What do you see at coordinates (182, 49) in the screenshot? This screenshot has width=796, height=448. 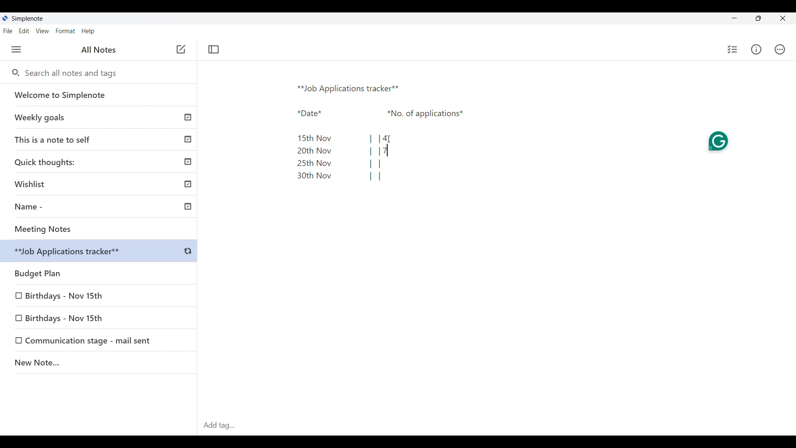 I see `Click to add note` at bounding box center [182, 49].